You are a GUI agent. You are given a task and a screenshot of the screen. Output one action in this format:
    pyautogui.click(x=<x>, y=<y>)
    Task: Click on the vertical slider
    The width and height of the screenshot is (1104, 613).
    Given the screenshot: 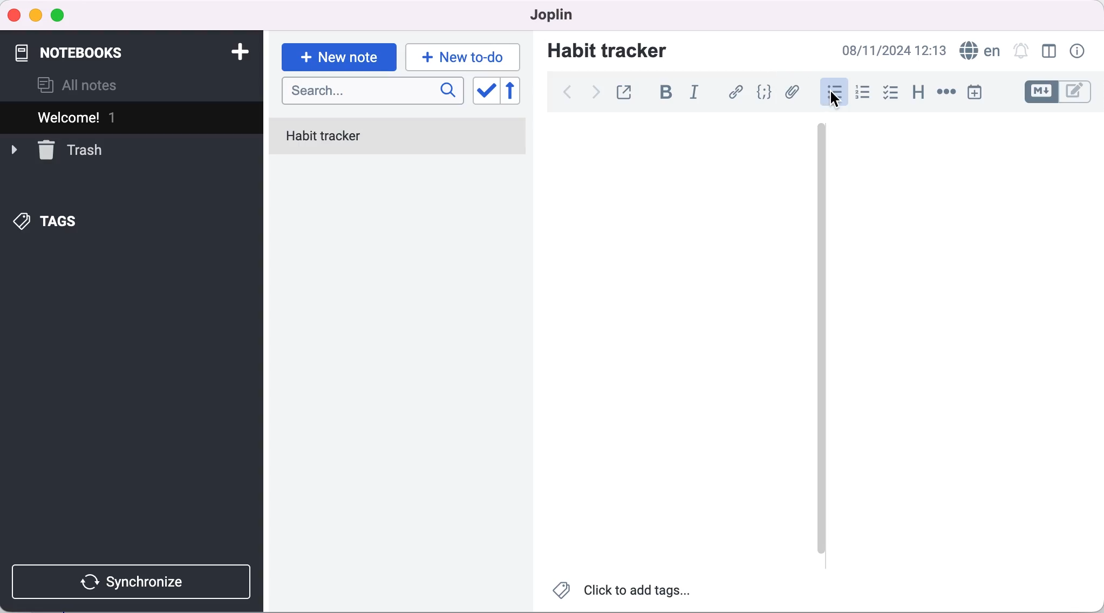 What is the action you would take?
    pyautogui.click(x=821, y=340)
    